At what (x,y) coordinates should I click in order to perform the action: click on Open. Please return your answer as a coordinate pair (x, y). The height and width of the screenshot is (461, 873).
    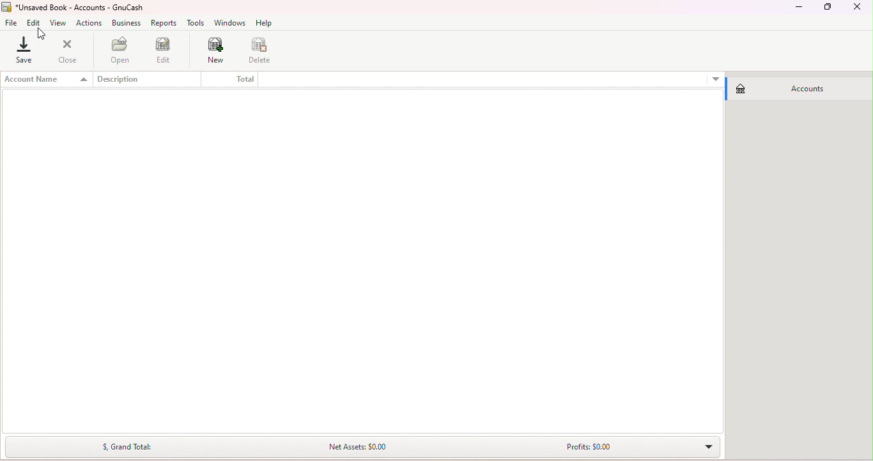
    Looking at the image, I should click on (121, 52).